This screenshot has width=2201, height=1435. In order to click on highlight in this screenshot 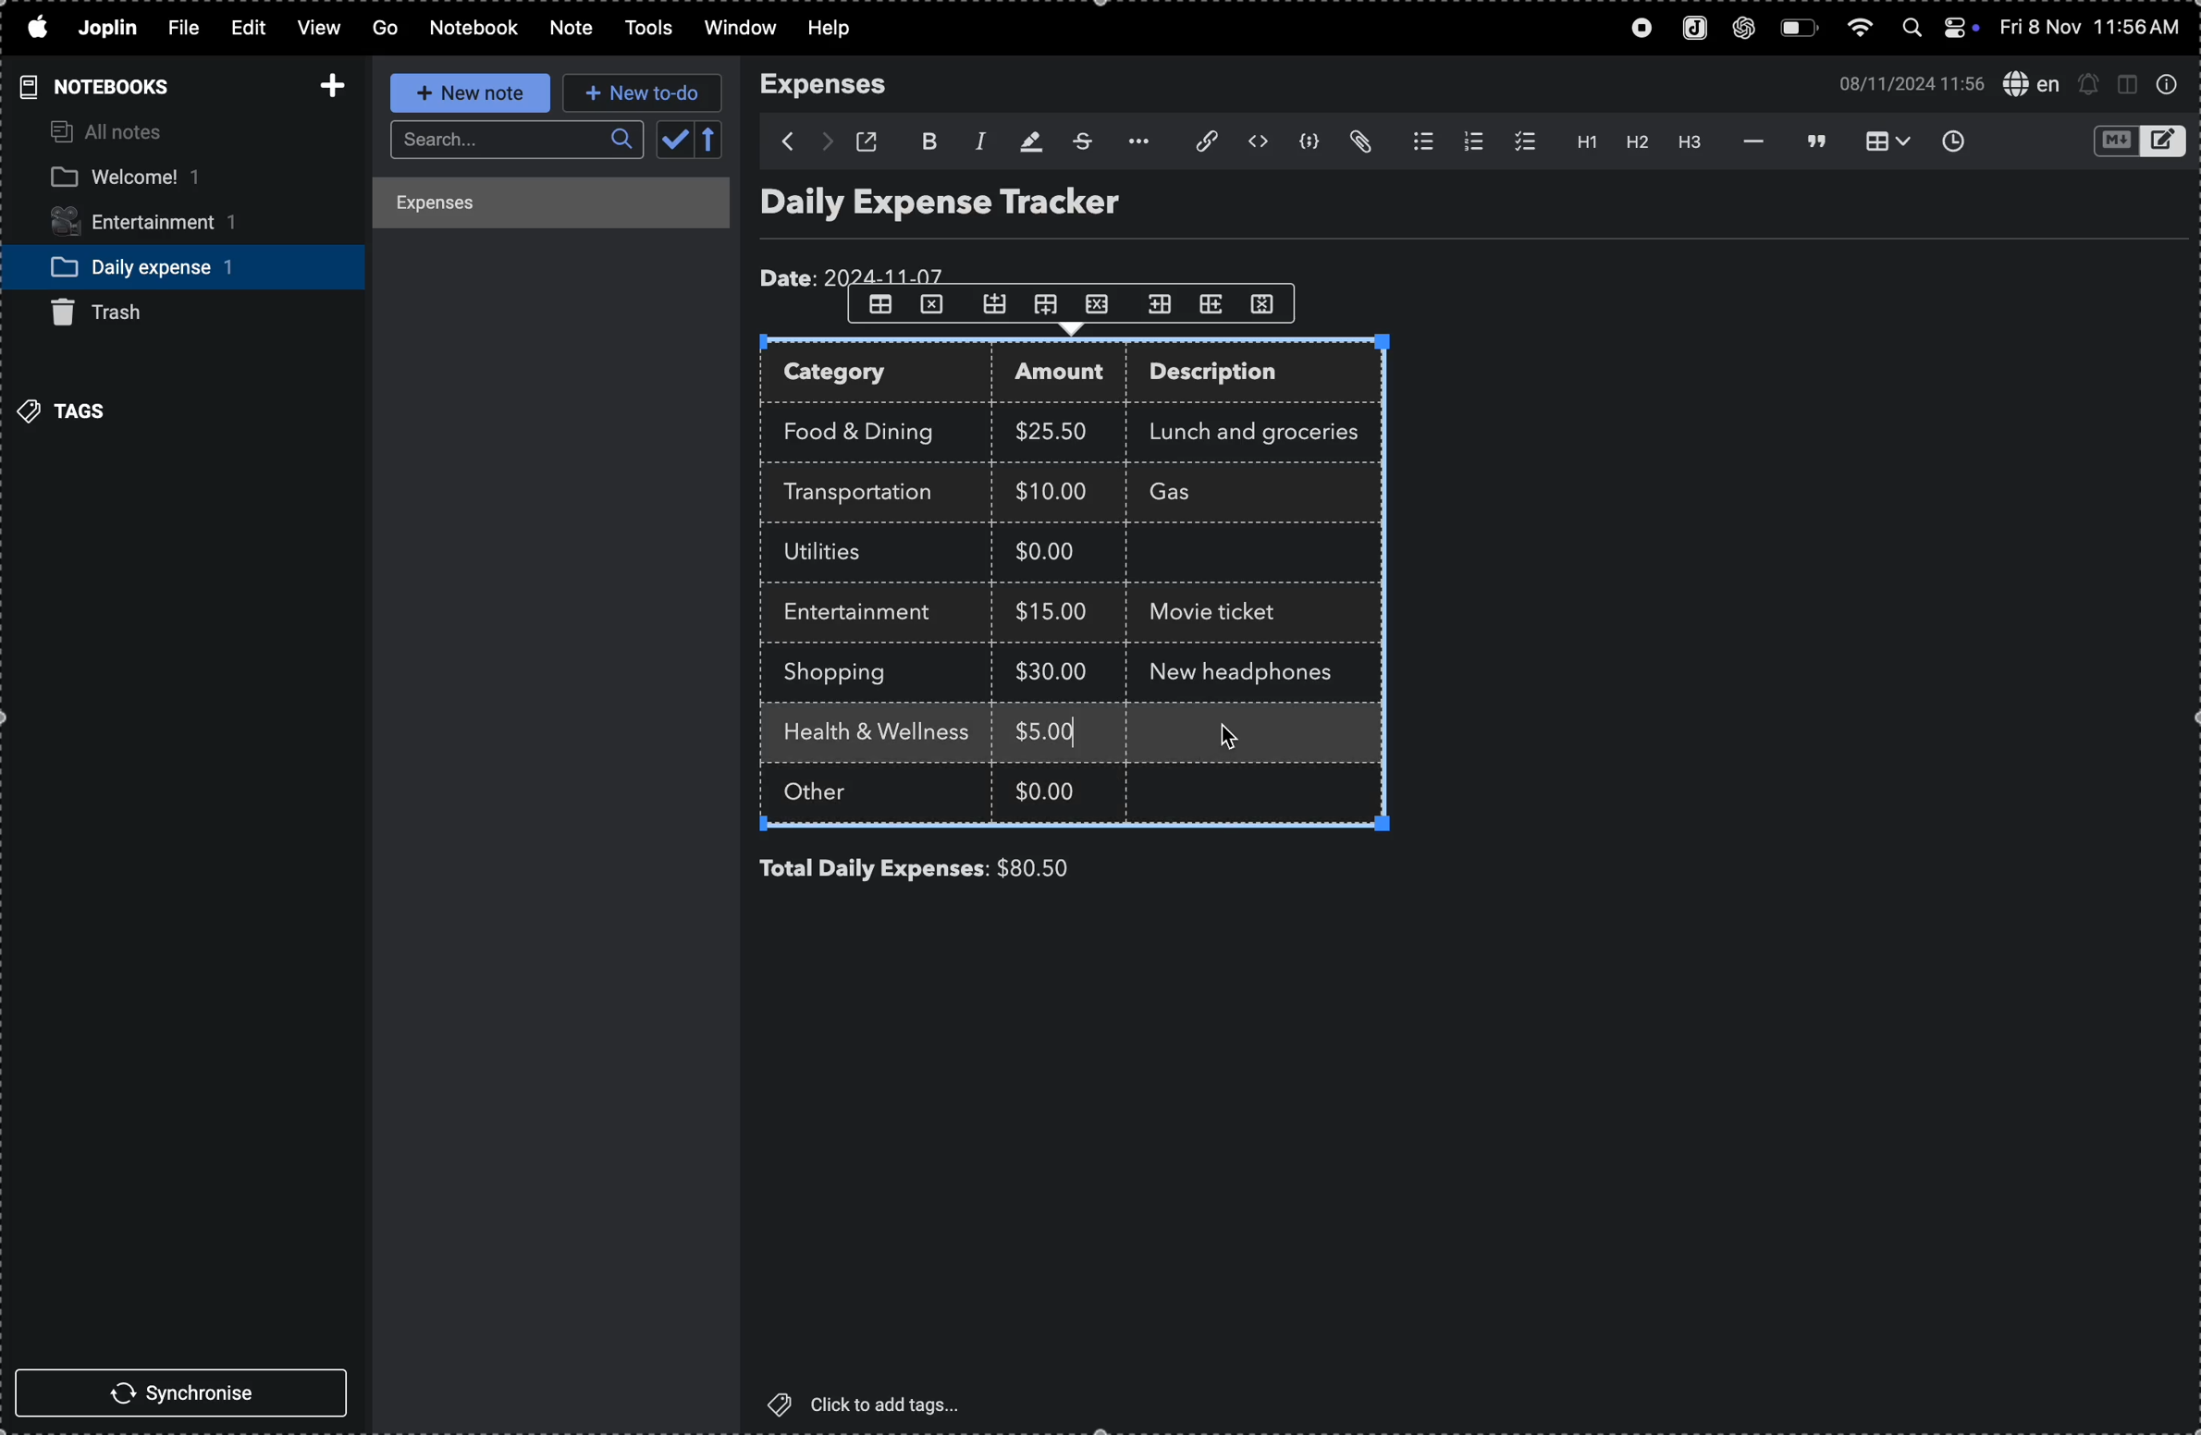, I will do `click(1027, 140)`.